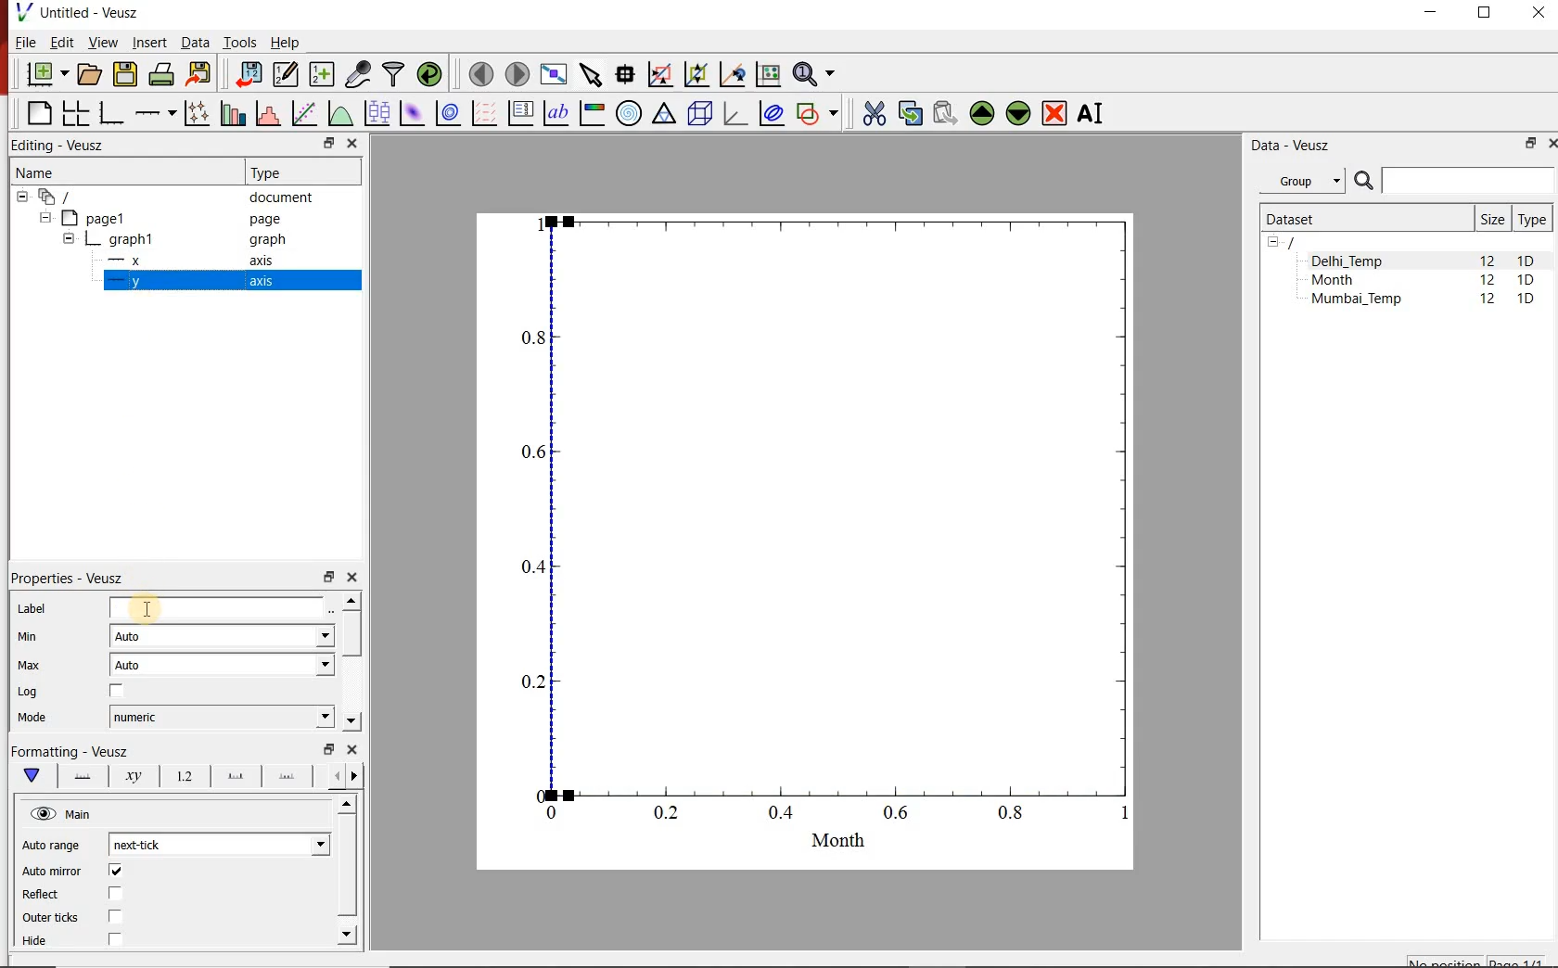  What do you see at coordinates (83, 12) in the screenshot?
I see `Untitled-Veusz` at bounding box center [83, 12].